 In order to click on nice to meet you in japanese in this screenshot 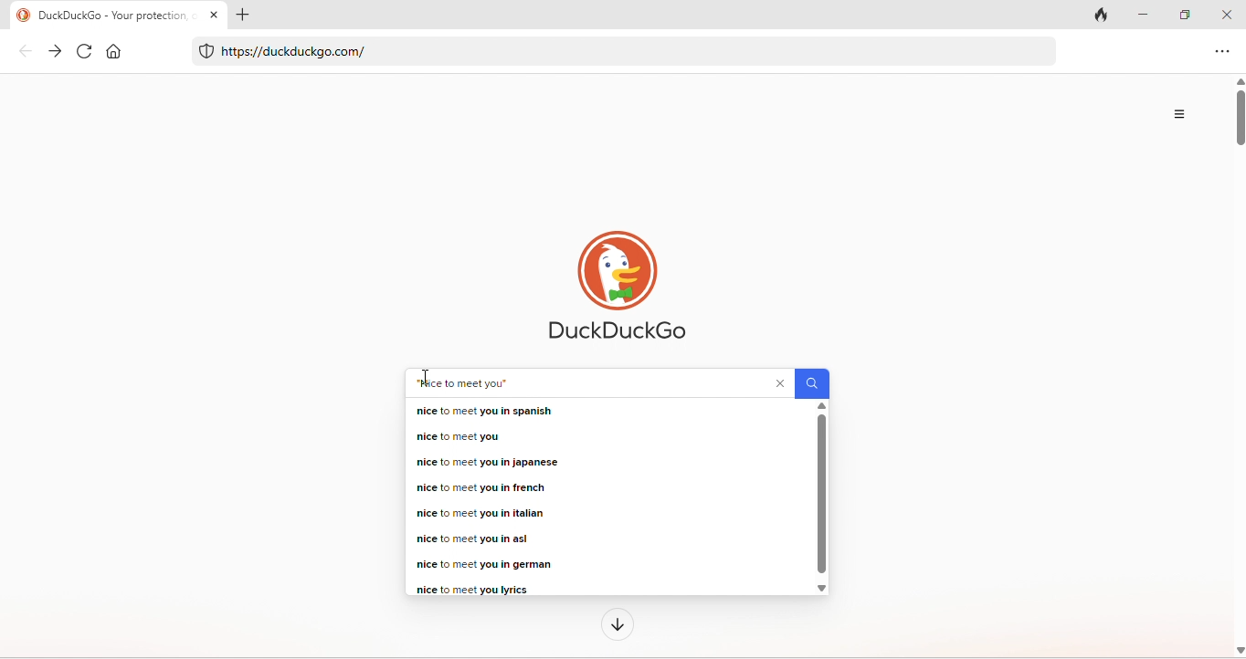, I will do `click(491, 462)`.